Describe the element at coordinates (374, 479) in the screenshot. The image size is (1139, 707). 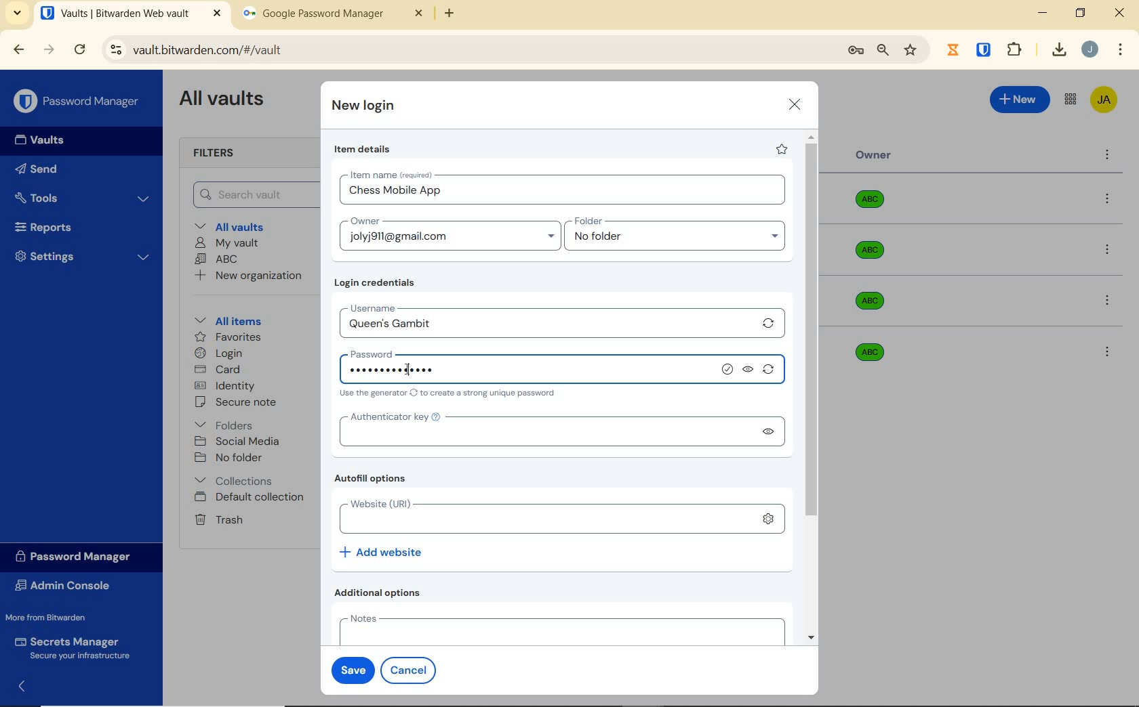
I see `Autofill options` at that location.